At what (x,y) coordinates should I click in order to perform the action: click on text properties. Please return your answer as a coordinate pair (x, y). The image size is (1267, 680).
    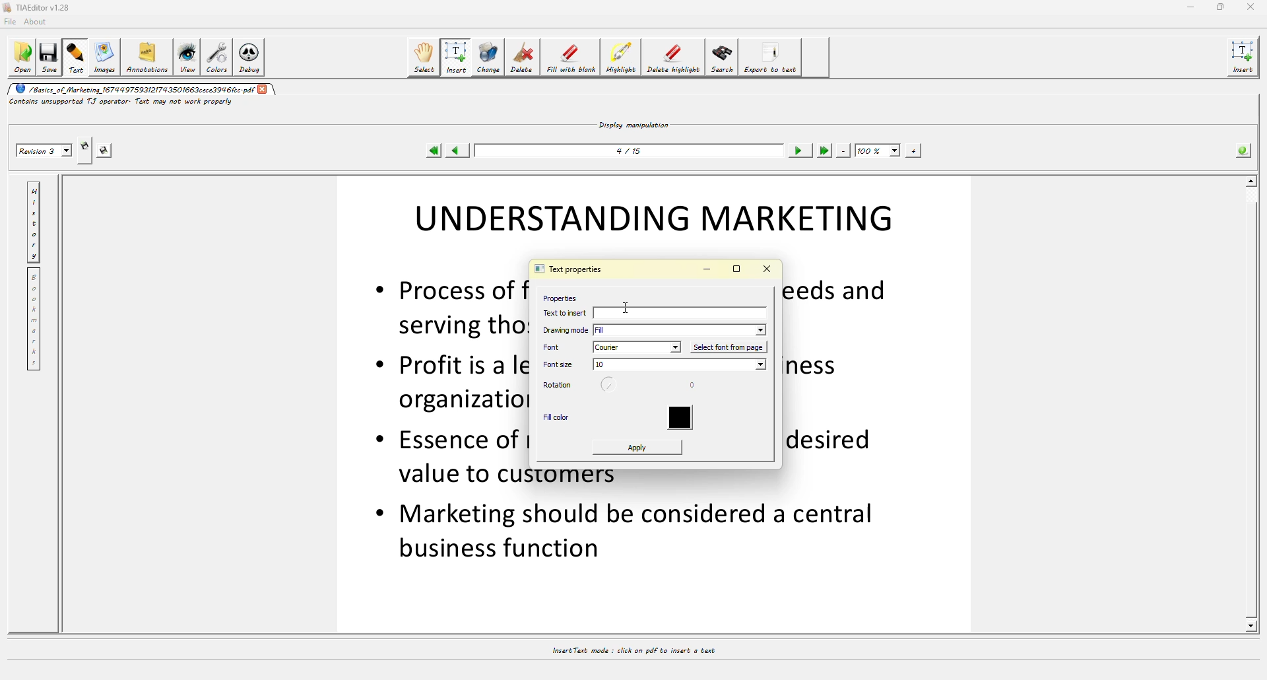
    Looking at the image, I should click on (568, 270).